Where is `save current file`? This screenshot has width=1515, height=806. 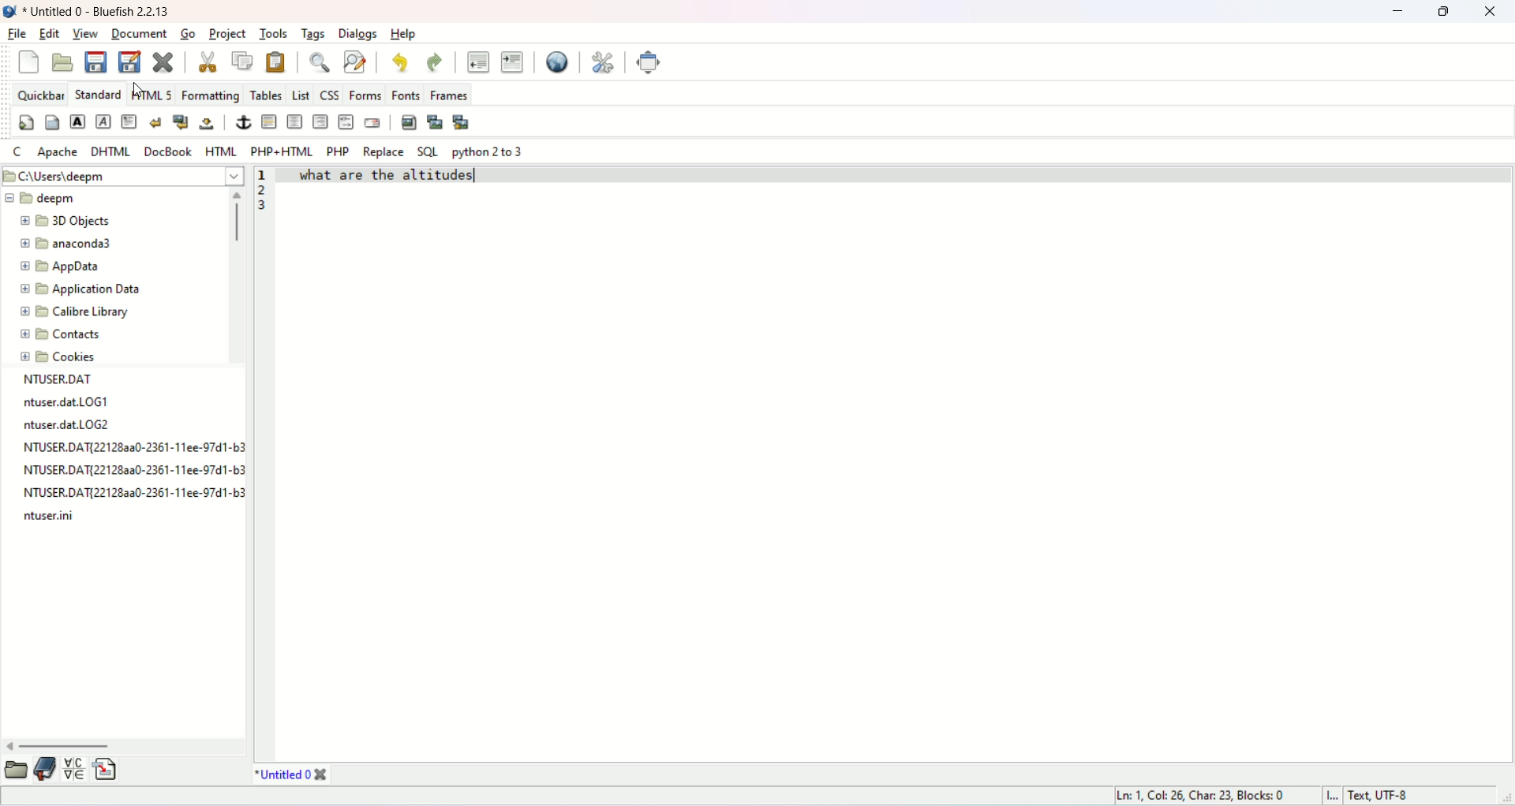
save current file is located at coordinates (94, 62).